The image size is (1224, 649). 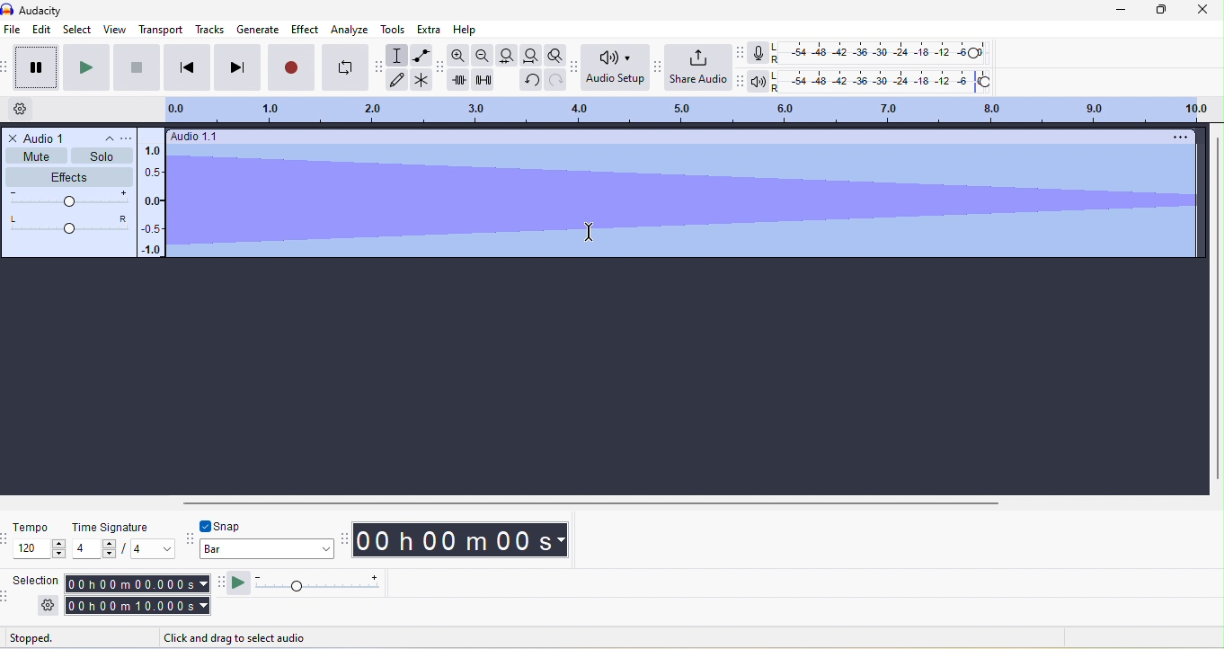 I want to click on track name, so click(x=241, y=136).